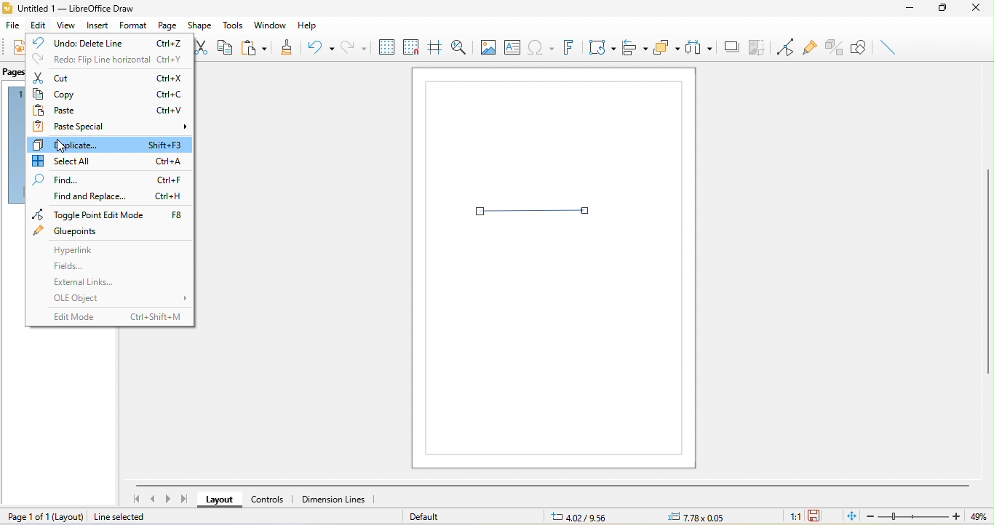 The height and width of the screenshot is (525, 994). Describe the element at coordinates (106, 59) in the screenshot. I see `redo: flip line horizontal` at that location.